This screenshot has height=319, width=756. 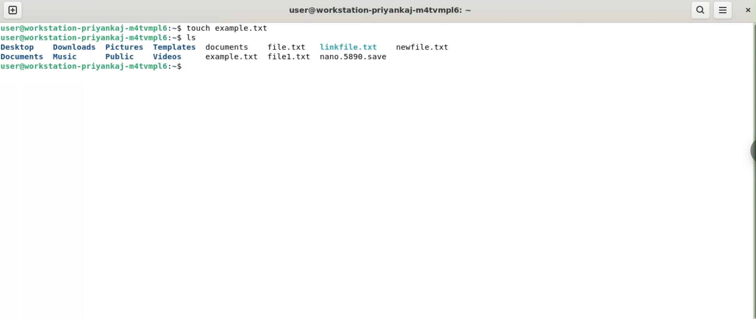 What do you see at coordinates (724, 11) in the screenshot?
I see `menu` at bounding box center [724, 11].